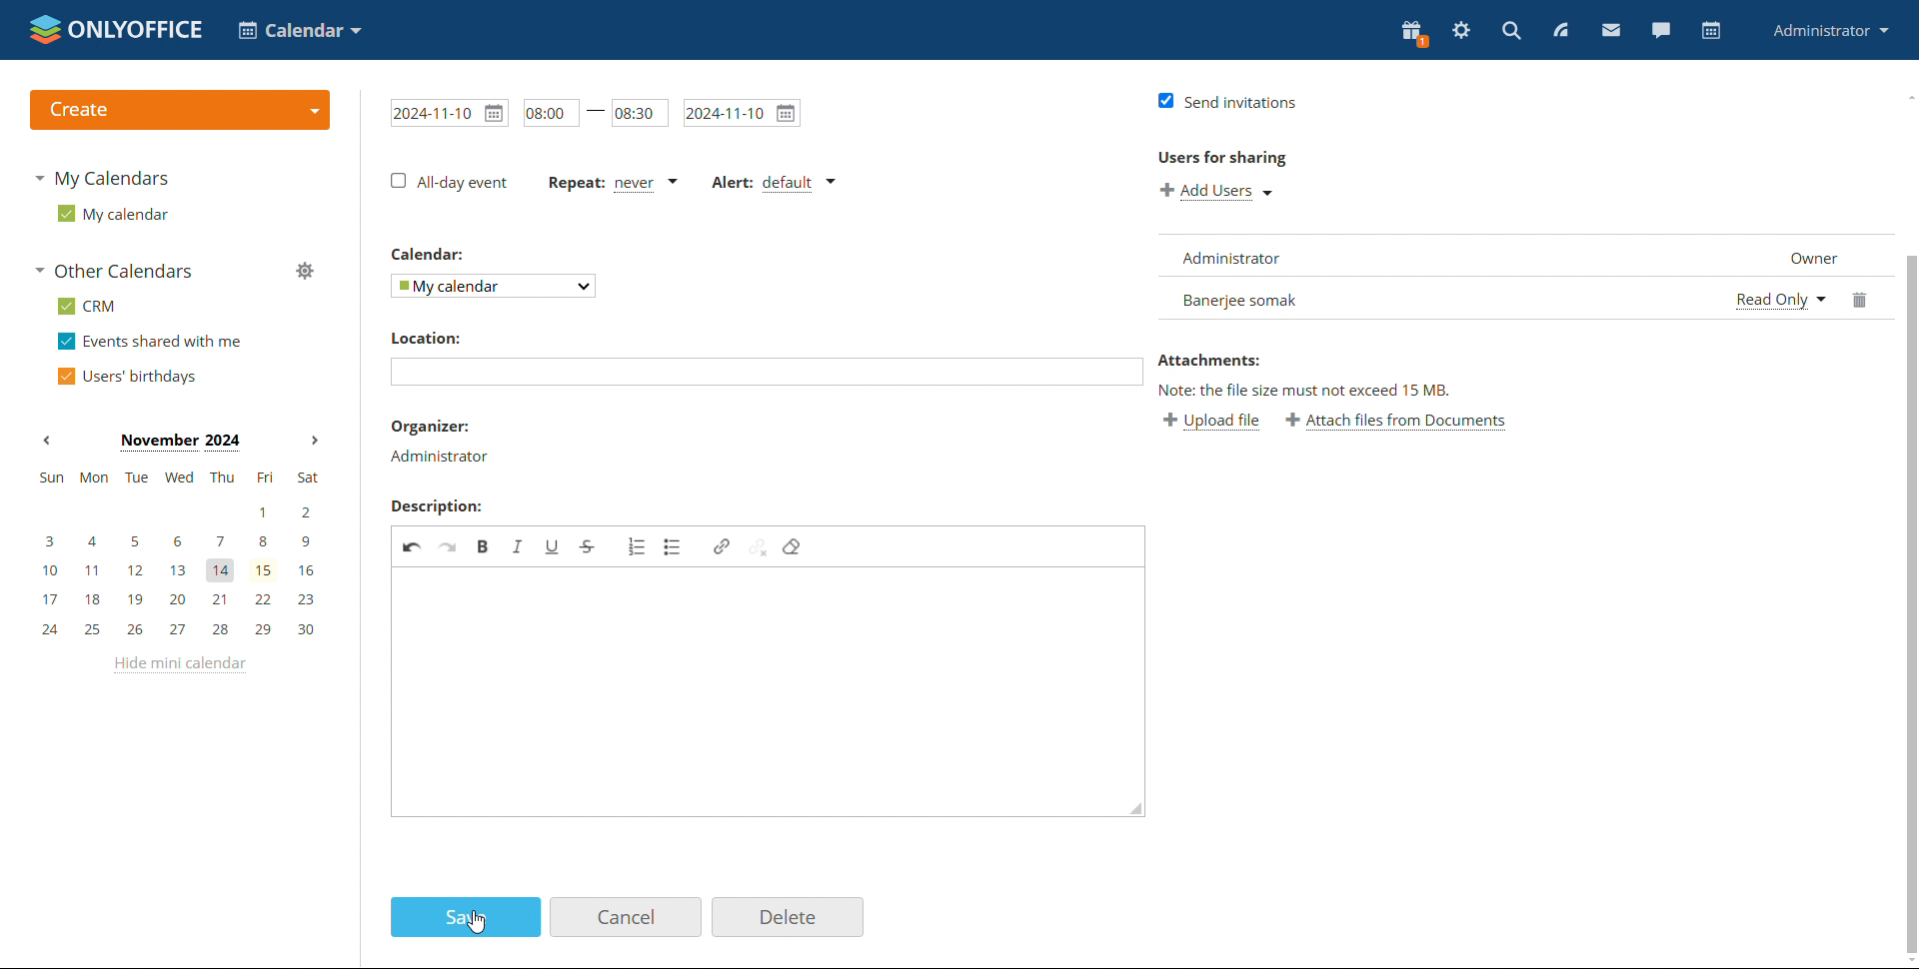  Describe the element at coordinates (609, 181) in the screenshot. I see `event repetition` at that location.